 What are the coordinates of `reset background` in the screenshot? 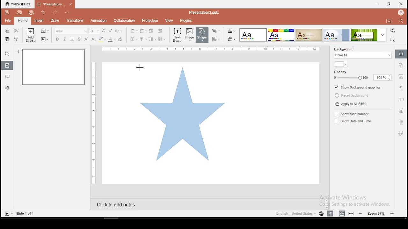 It's located at (350, 94).